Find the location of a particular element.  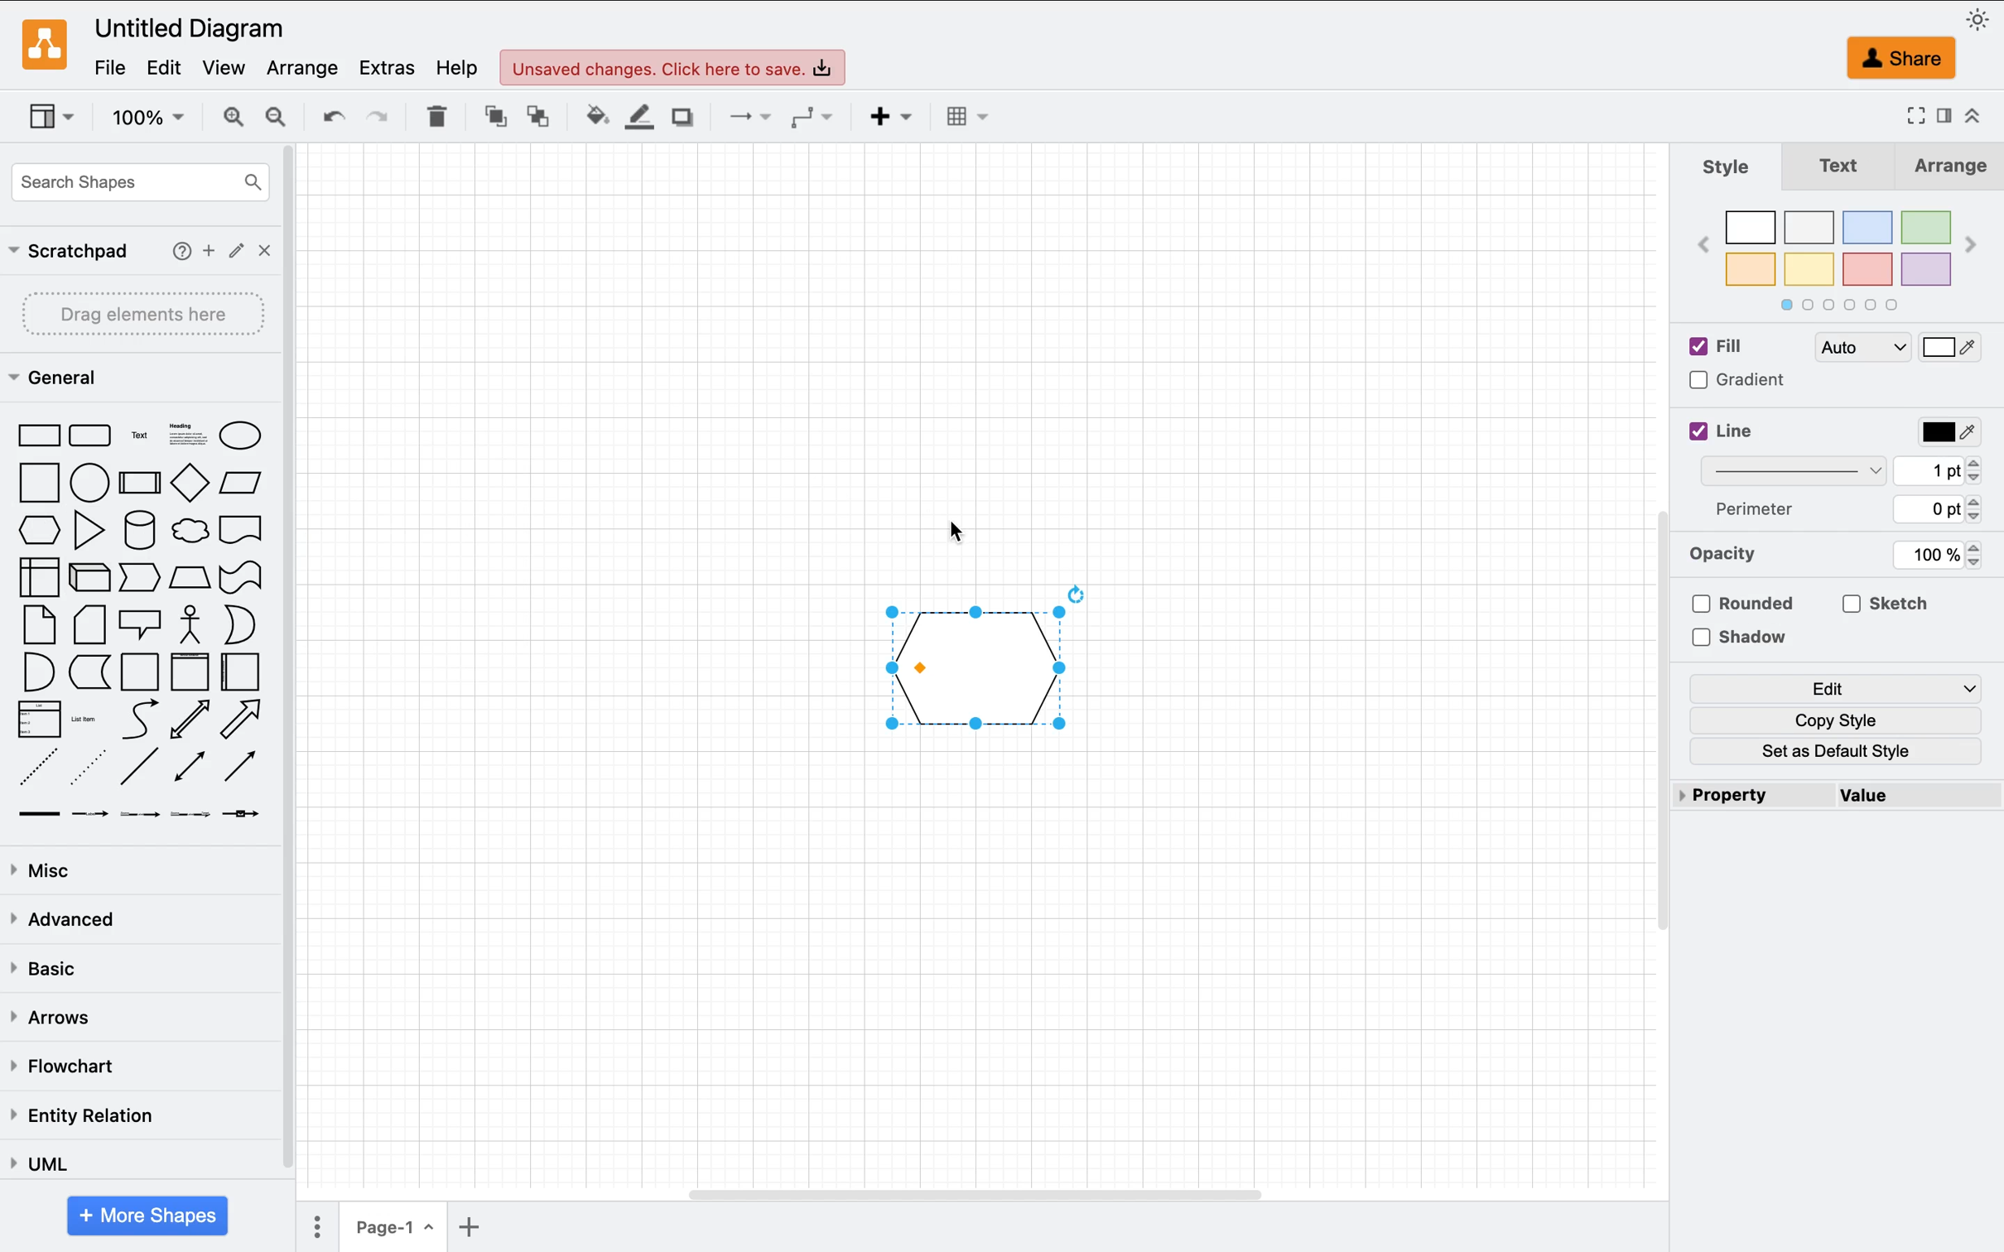

arrange is located at coordinates (303, 65).